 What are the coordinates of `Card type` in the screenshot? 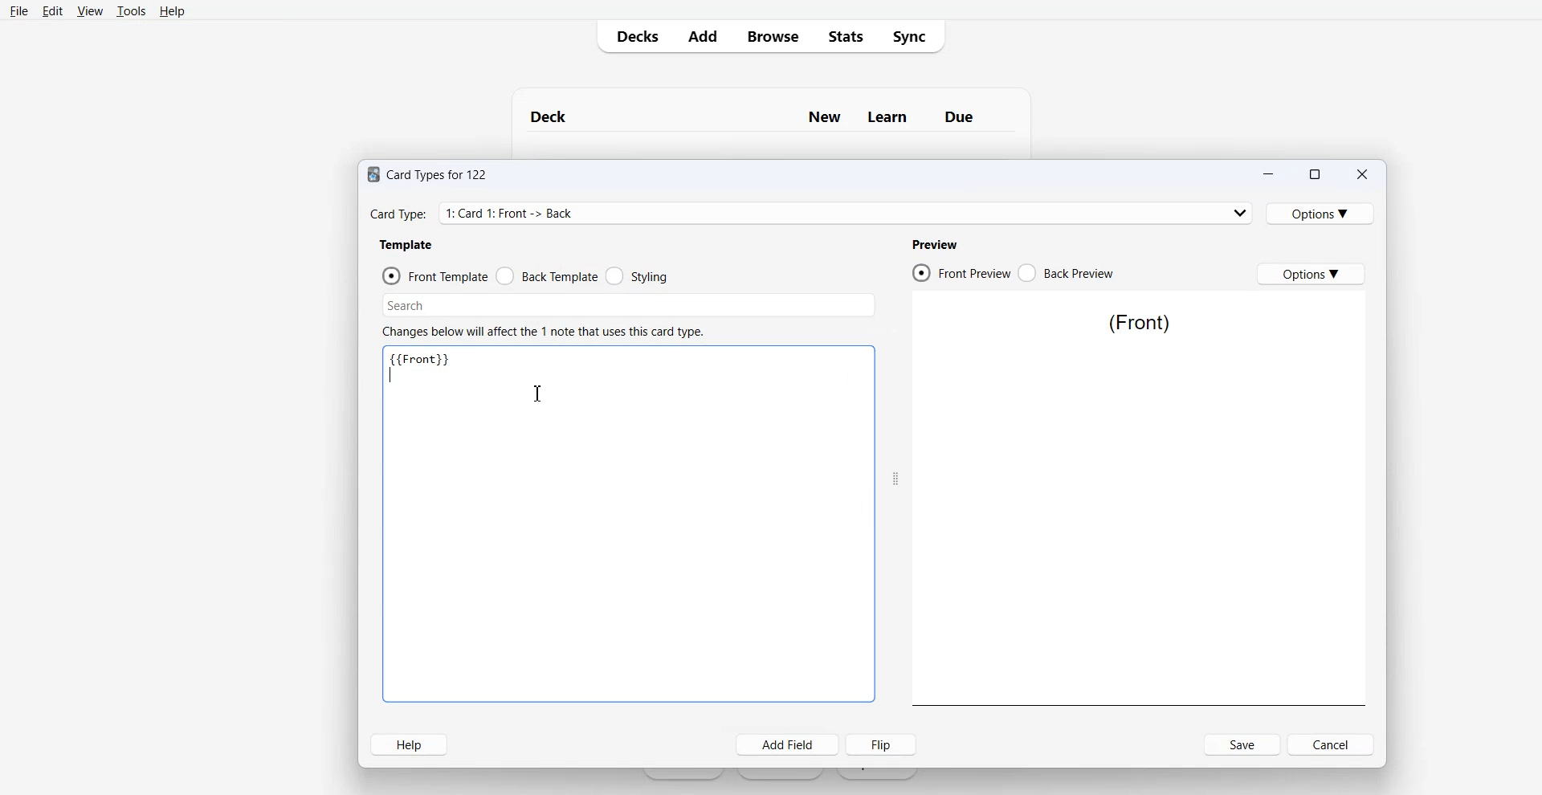 It's located at (810, 212).